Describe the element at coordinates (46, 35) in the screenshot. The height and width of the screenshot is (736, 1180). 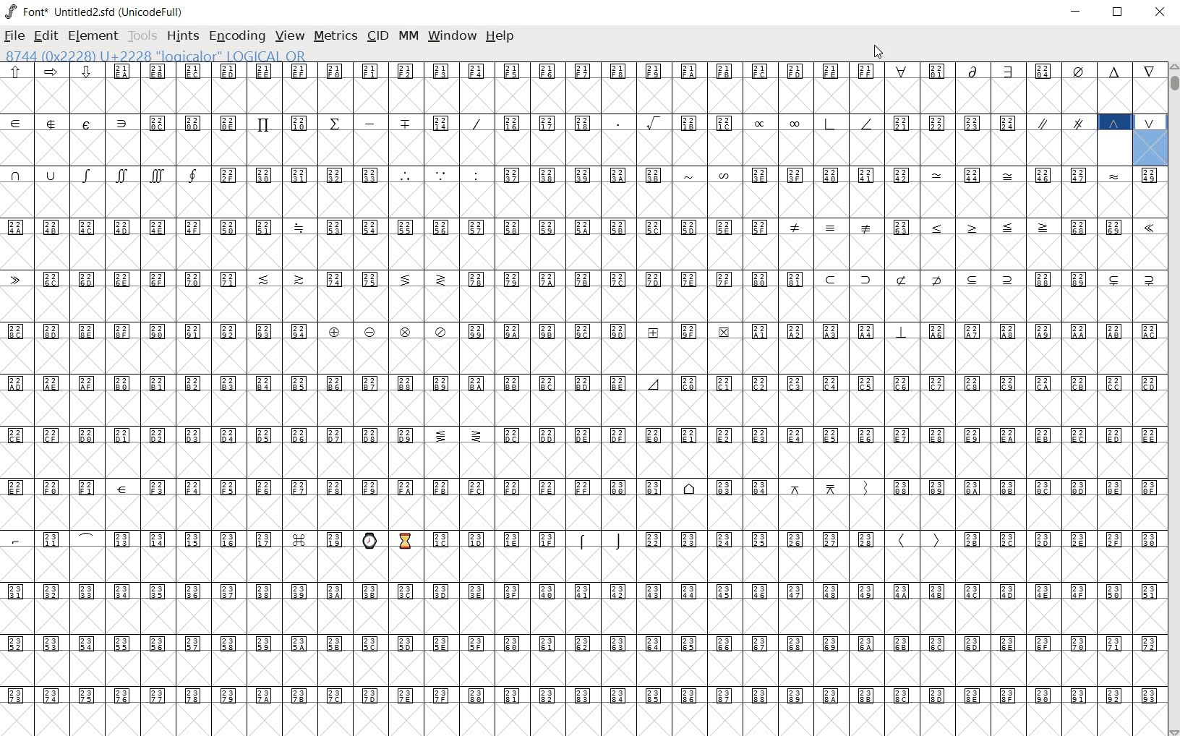
I see `edit` at that location.